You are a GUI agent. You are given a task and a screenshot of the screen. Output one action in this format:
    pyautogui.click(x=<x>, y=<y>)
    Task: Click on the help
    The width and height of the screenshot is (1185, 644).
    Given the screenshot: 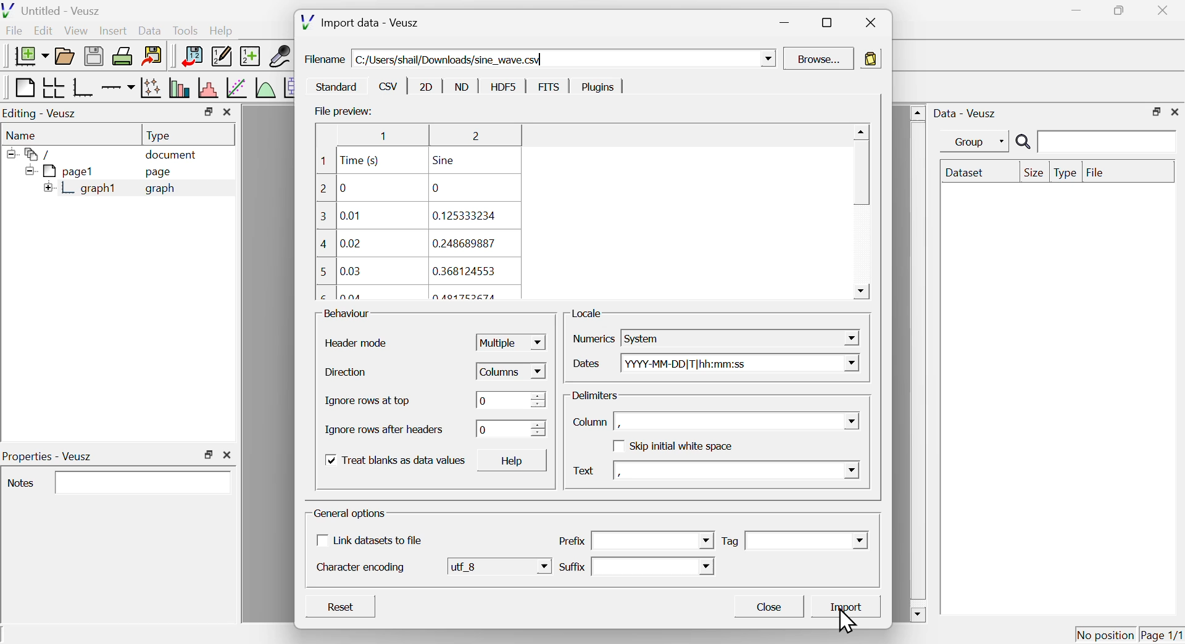 What is the action you would take?
    pyautogui.click(x=222, y=31)
    